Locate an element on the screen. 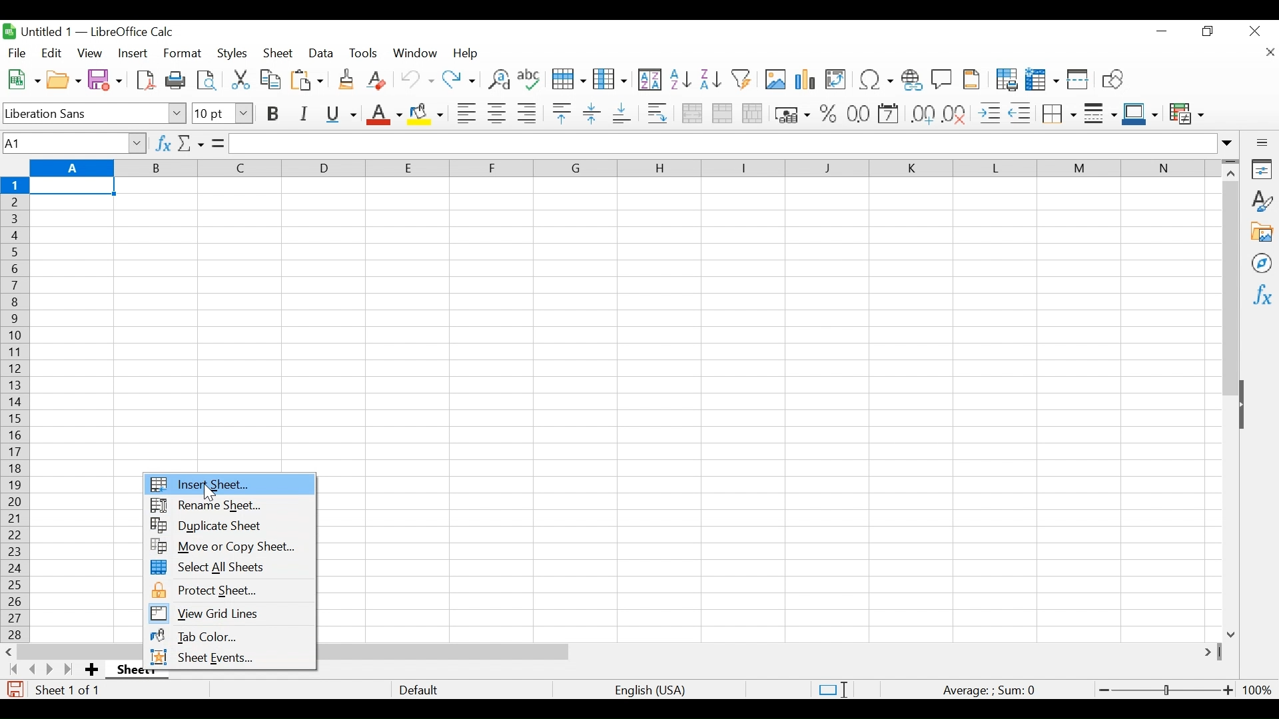  Insert Chart is located at coordinates (805, 80).